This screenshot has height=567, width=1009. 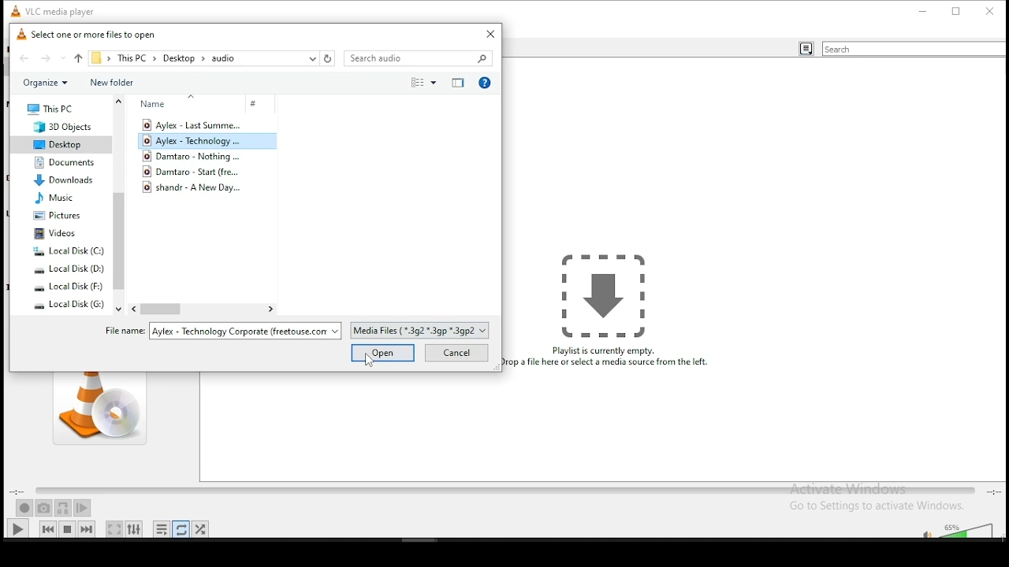 What do you see at coordinates (134, 58) in the screenshot?
I see `this PC` at bounding box center [134, 58].